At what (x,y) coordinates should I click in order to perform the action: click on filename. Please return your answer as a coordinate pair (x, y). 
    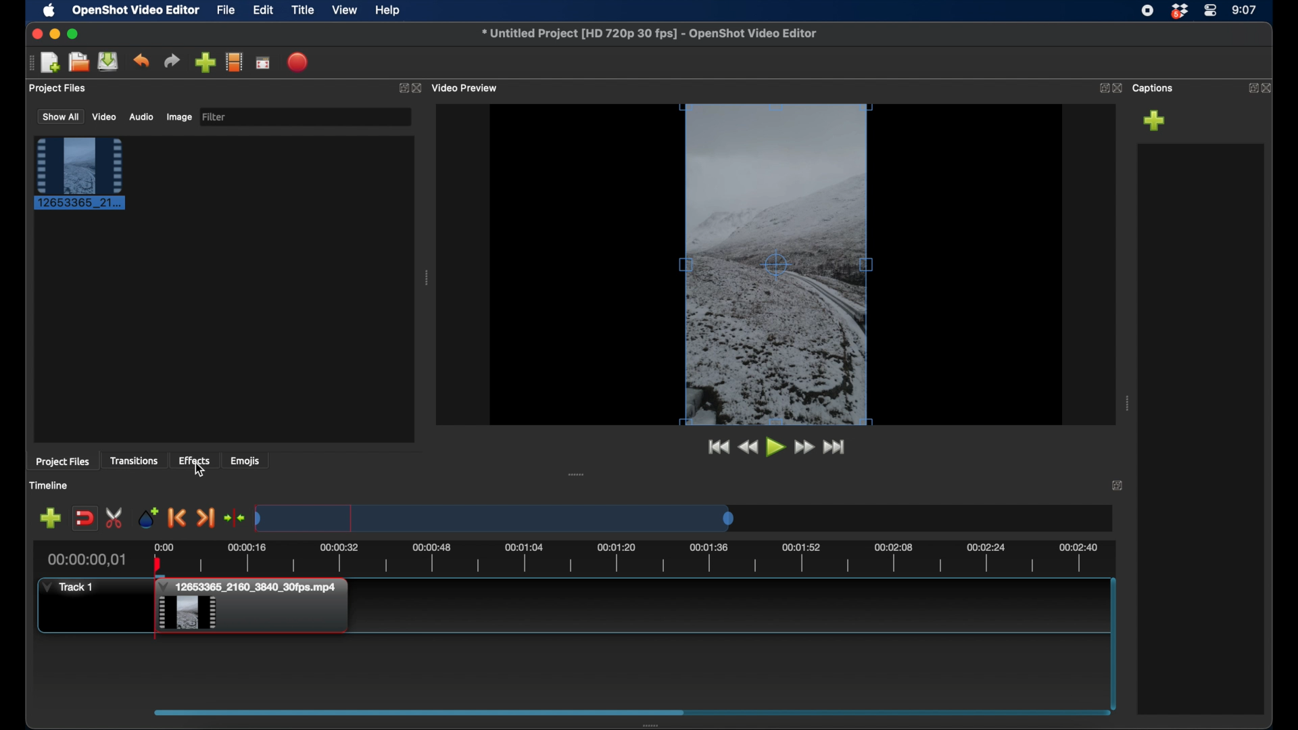
    Looking at the image, I should click on (648, 33).